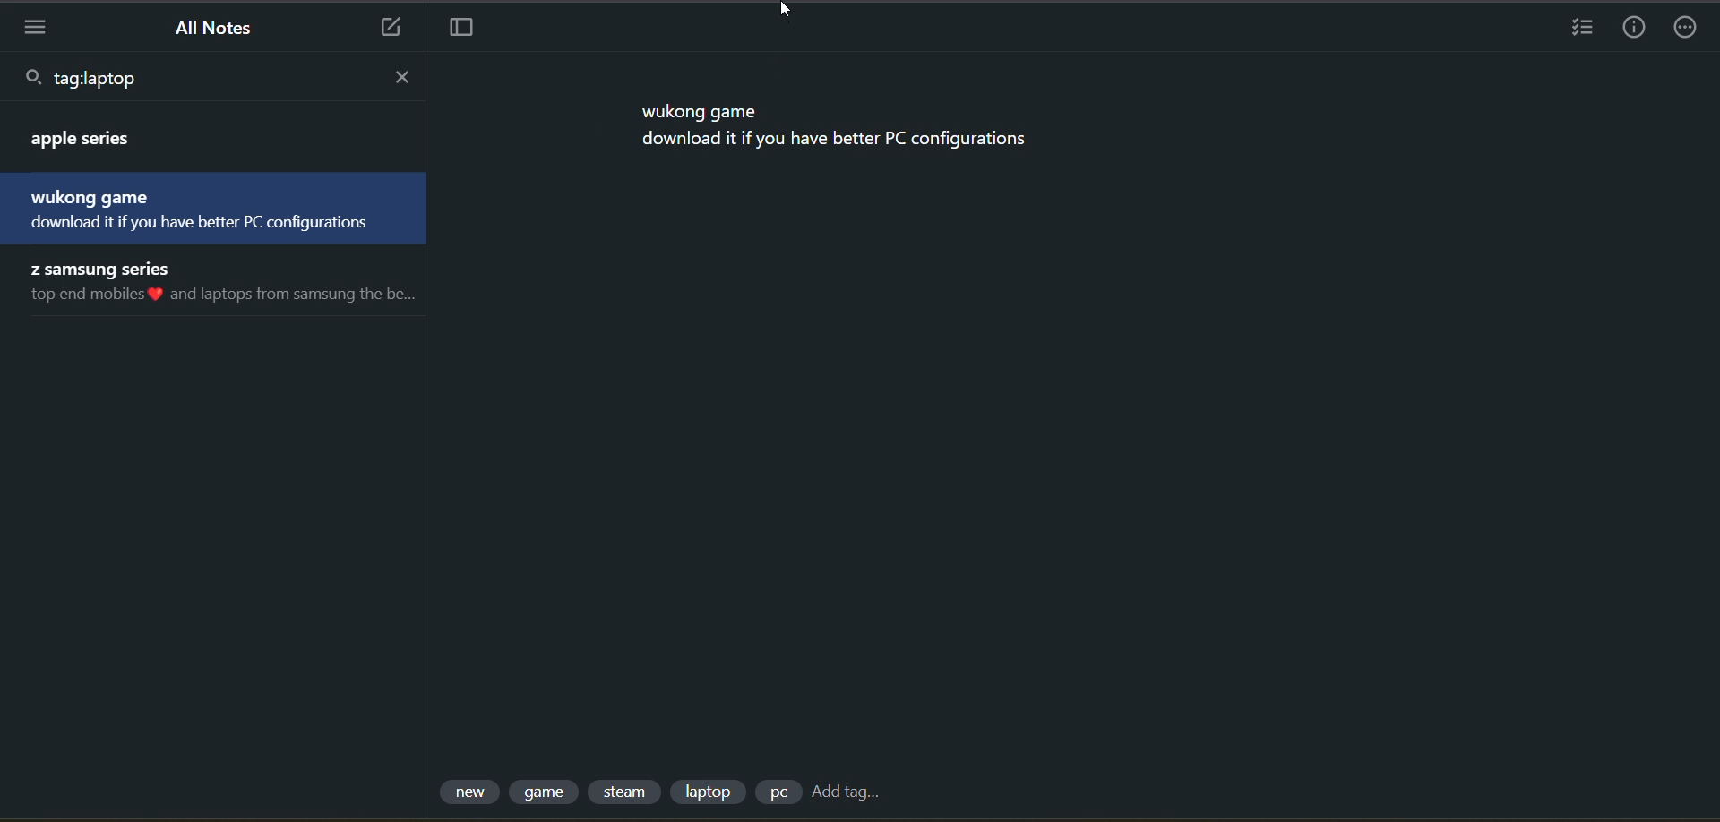 This screenshot has width=1720, height=822. What do you see at coordinates (1574, 29) in the screenshot?
I see `insert checklist` at bounding box center [1574, 29].